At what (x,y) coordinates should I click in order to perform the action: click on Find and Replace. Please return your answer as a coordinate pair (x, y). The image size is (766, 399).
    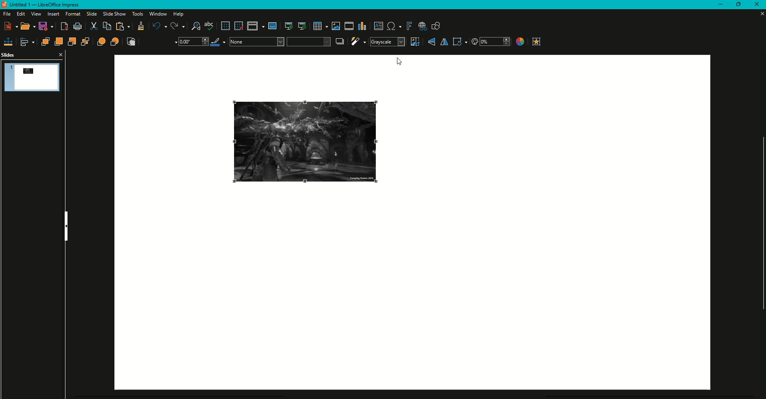
    Looking at the image, I should click on (196, 26).